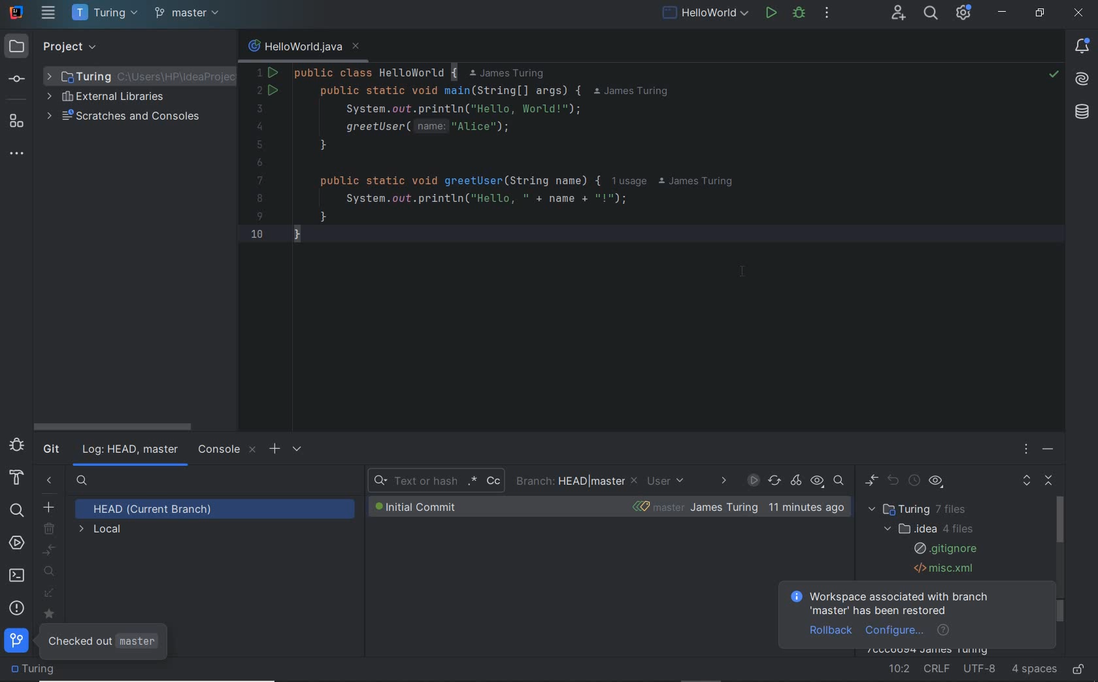  What do you see at coordinates (110, 427) in the screenshot?
I see `scrollbar` at bounding box center [110, 427].